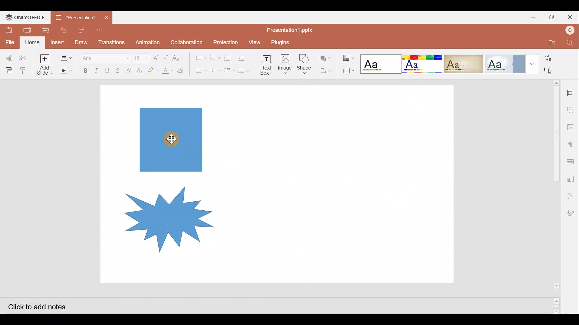  I want to click on Home, so click(32, 42).